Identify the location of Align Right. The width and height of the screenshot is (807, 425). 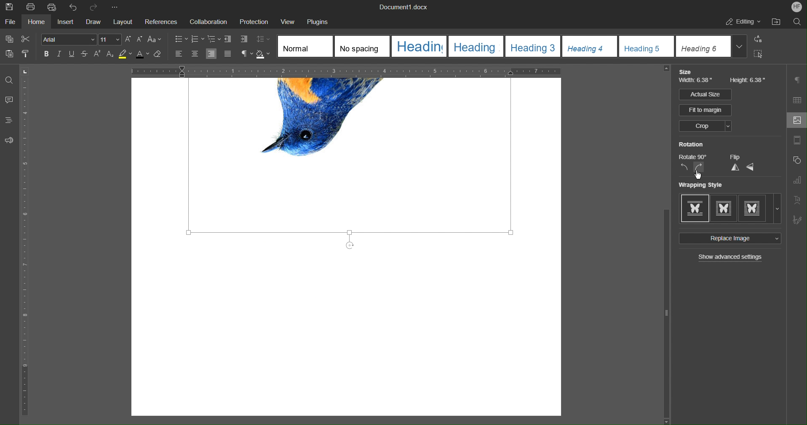
(212, 54).